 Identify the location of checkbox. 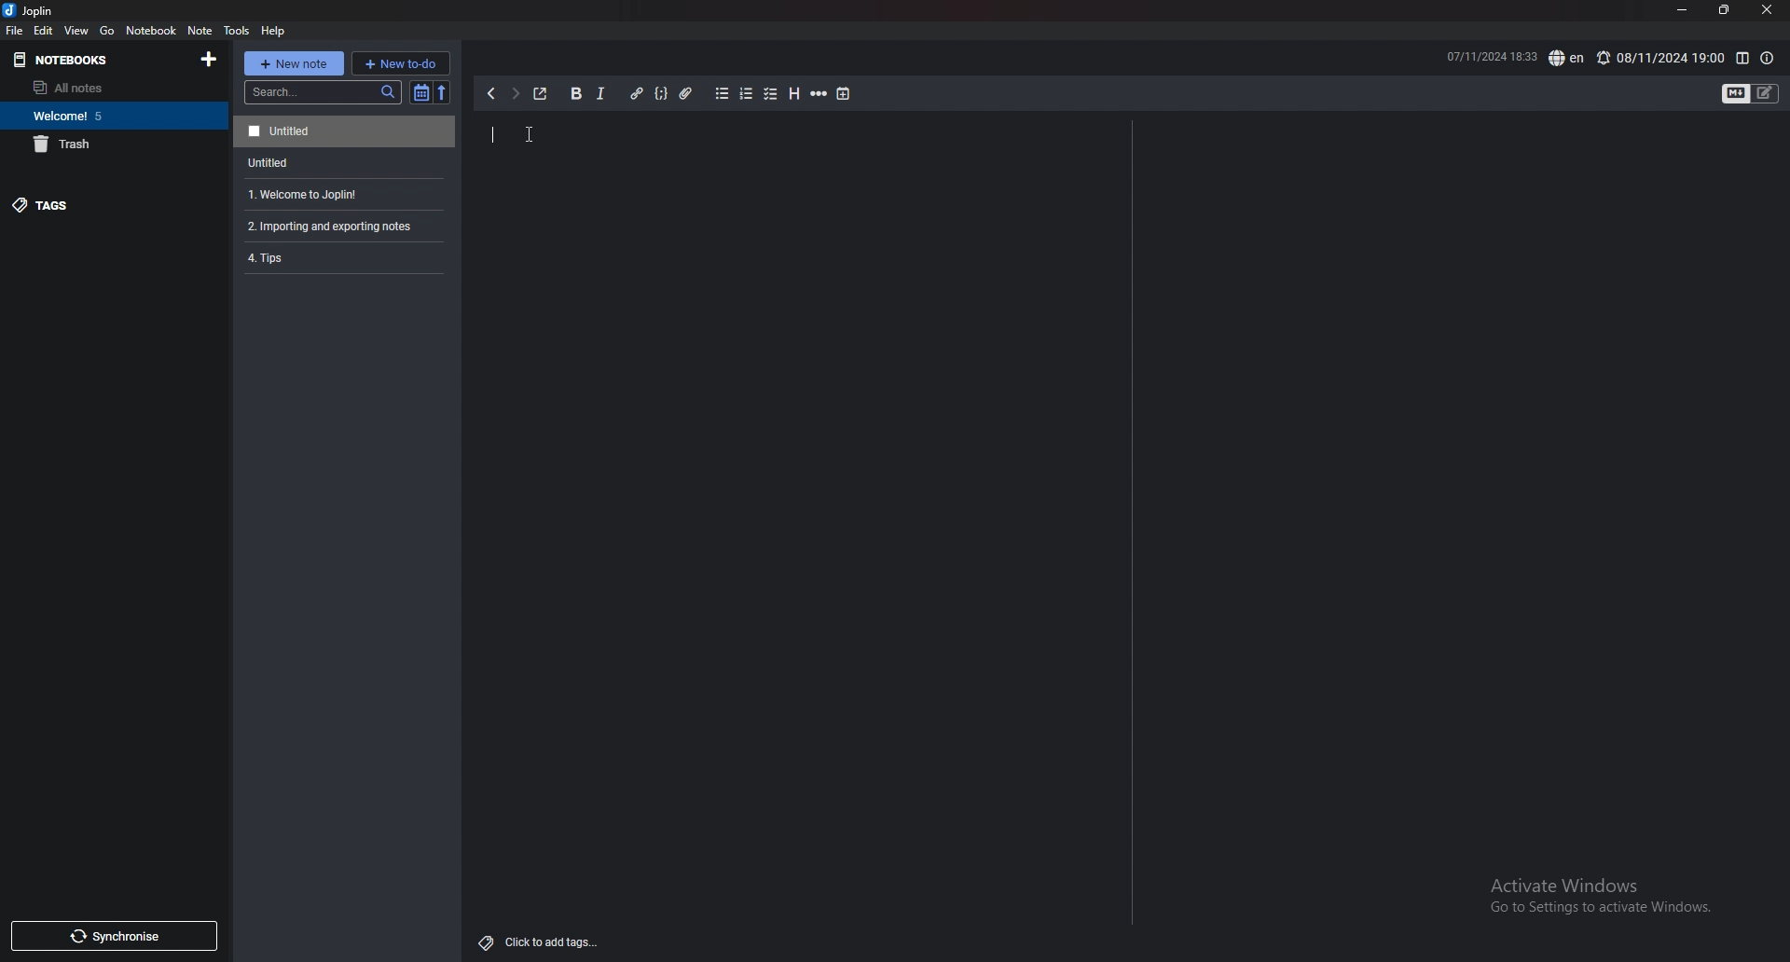
(771, 94).